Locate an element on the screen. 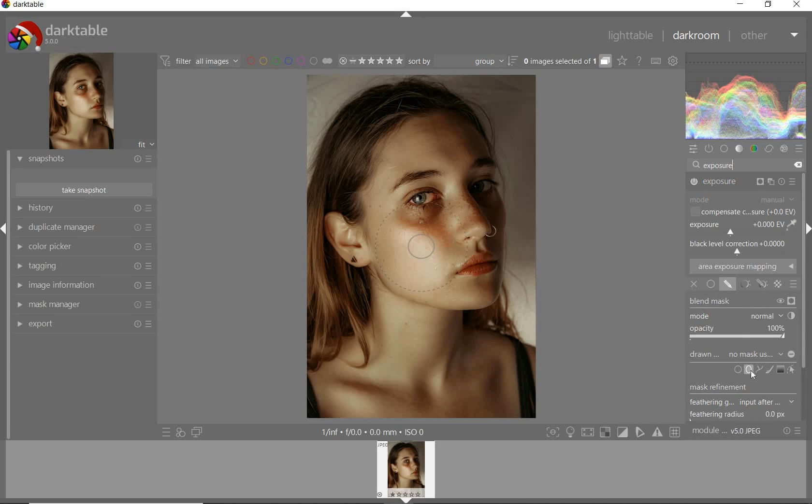  history is located at coordinates (83, 209).